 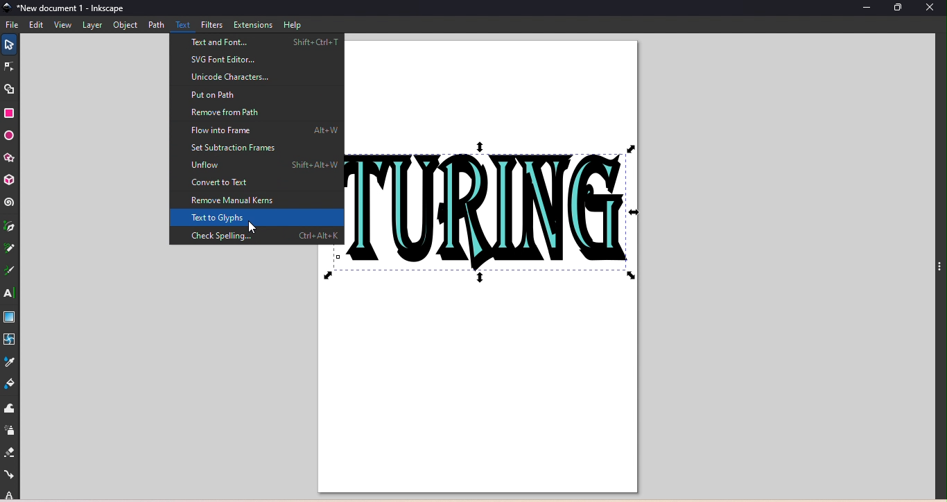 What do you see at coordinates (252, 24) in the screenshot?
I see `Extensions` at bounding box center [252, 24].